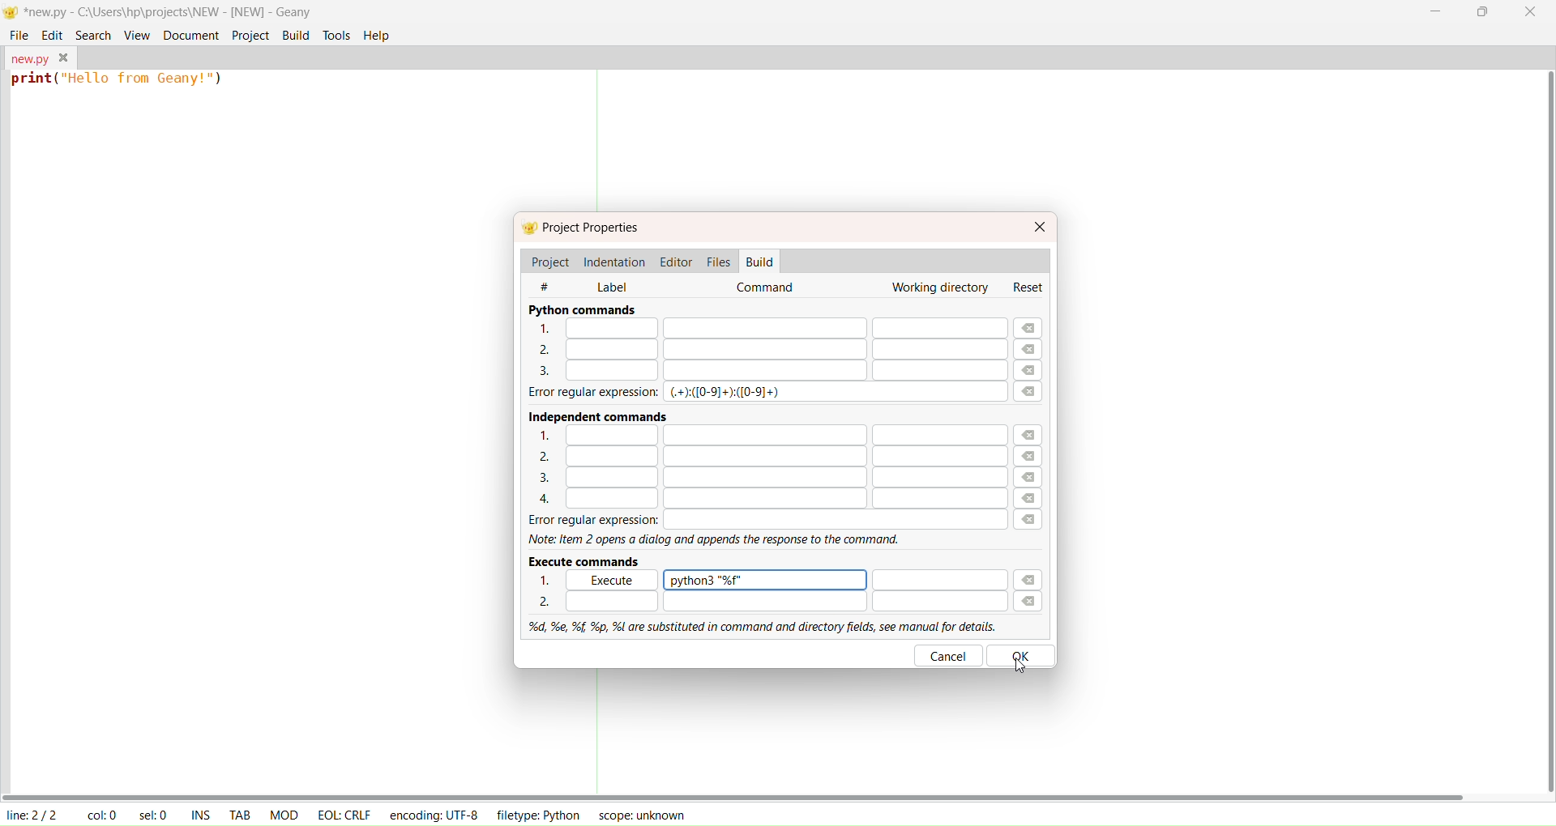 This screenshot has height=826, width=1556. What do you see at coordinates (1031, 287) in the screenshot?
I see `reset` at bounding box center [1031, 287].